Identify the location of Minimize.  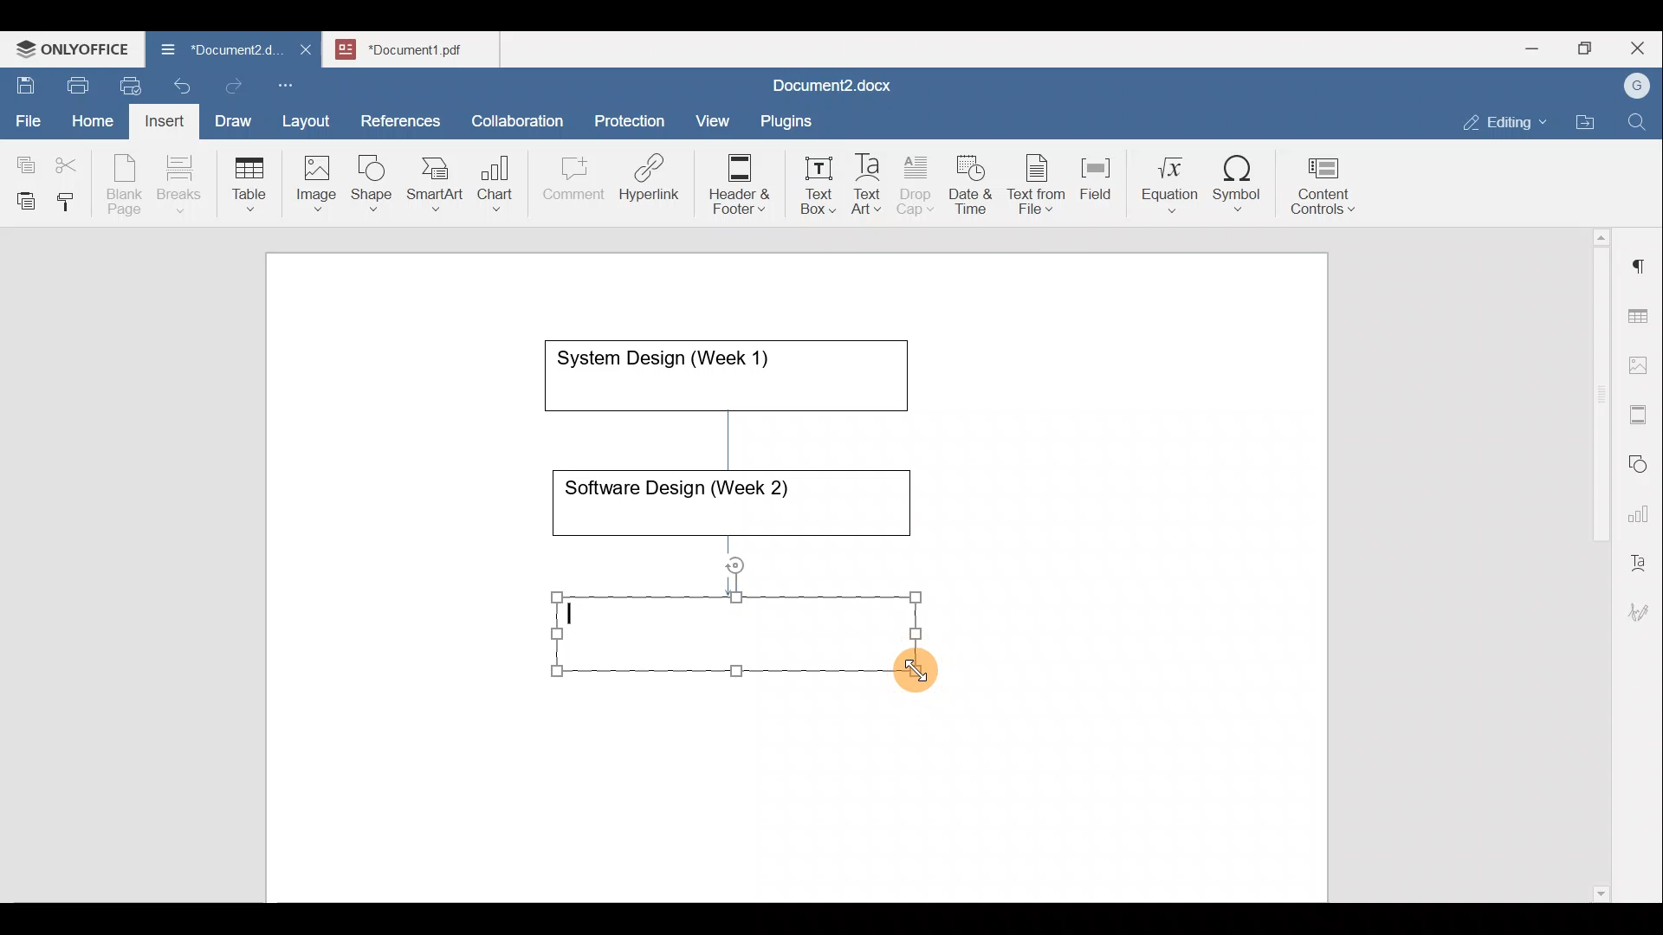
(1531, 47).